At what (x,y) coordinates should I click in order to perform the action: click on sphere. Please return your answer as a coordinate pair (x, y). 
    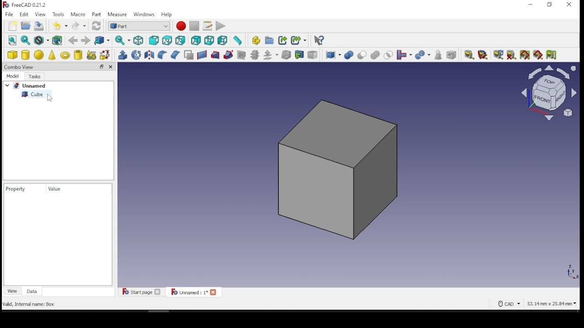
    Looking at the image, I should click on (39, 55).